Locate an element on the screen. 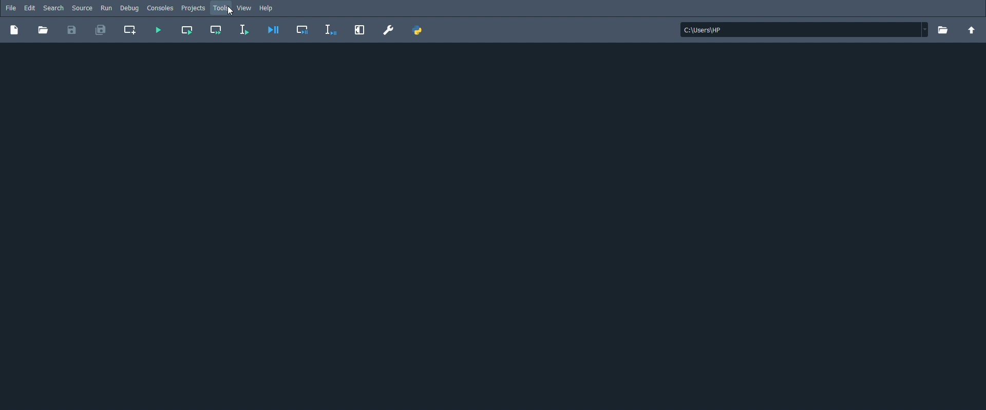 The height and width of the screenshot is (410, 986). Create new cell at the current line is located at coordinates (131, 31).